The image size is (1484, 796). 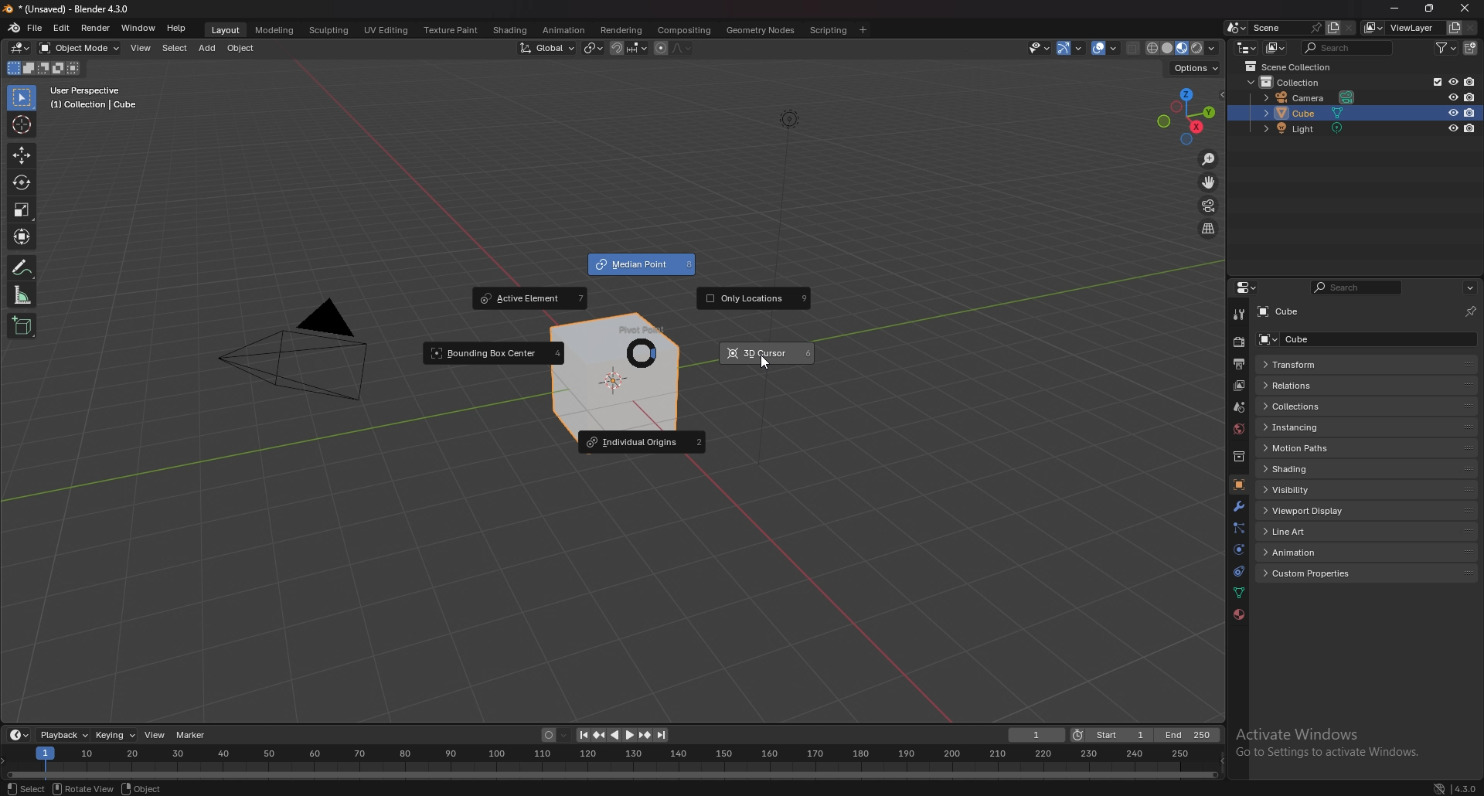 What do you see at coordinates (1344, 48) in the screenshot?
I see `search` at bounding box center [1344, 48].